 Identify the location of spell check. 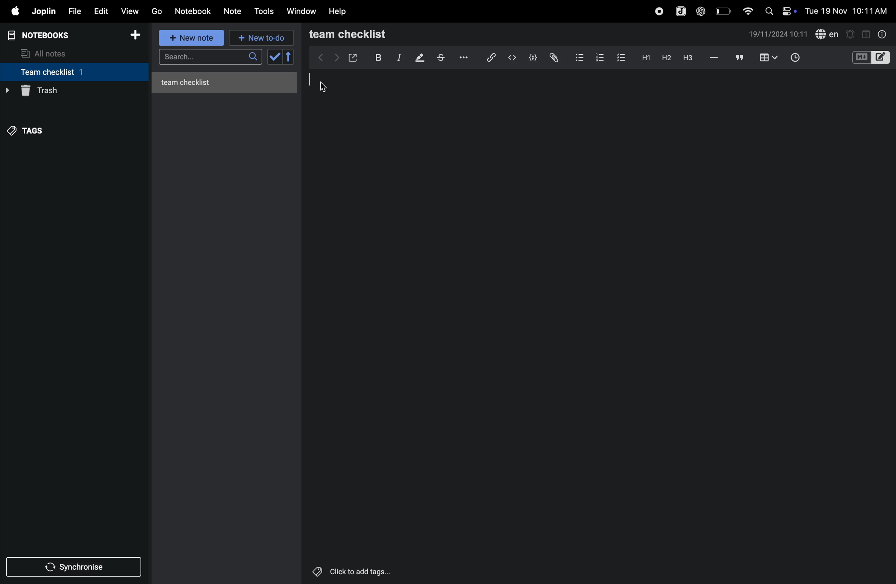
(828, 34).